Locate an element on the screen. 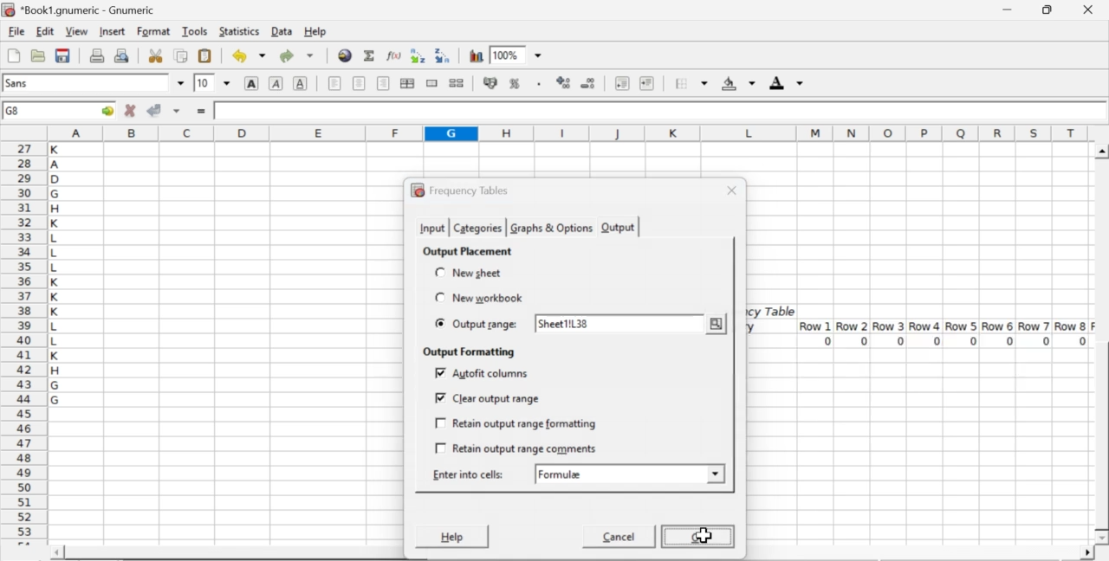 The image size is (1109, 561). split merged ranges of cells is located at coordinates (456, 82).